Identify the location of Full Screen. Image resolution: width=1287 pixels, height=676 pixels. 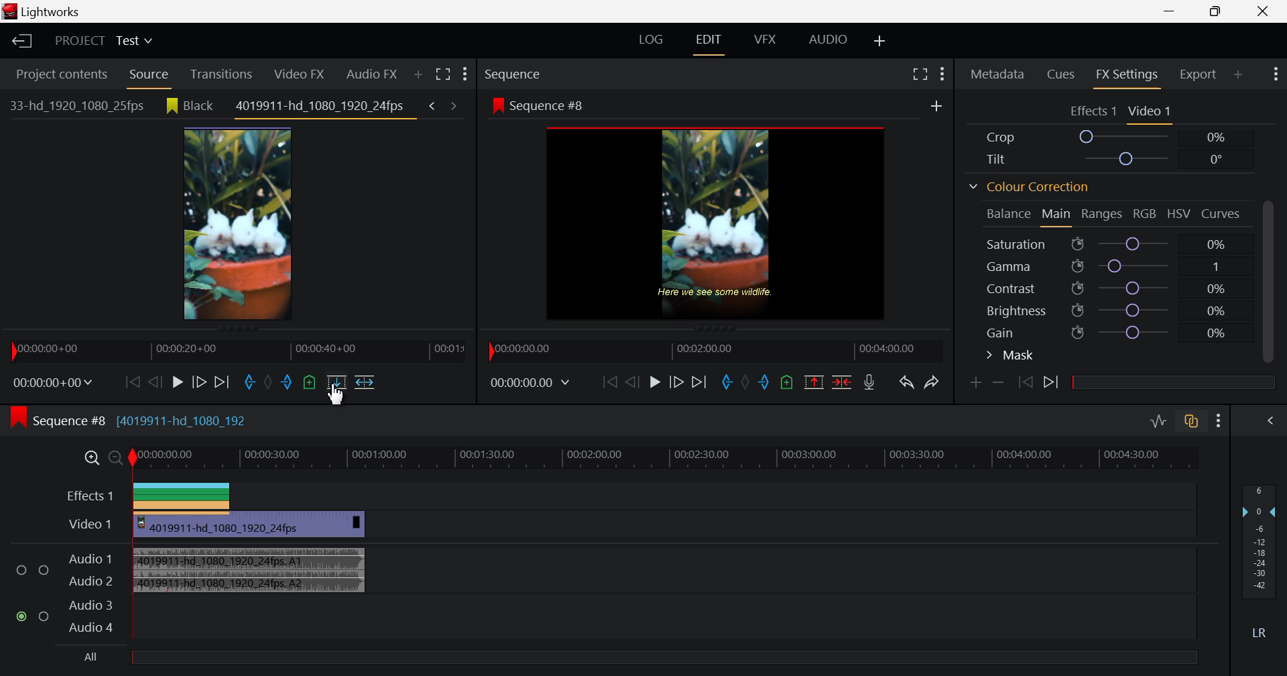
(920, 73).